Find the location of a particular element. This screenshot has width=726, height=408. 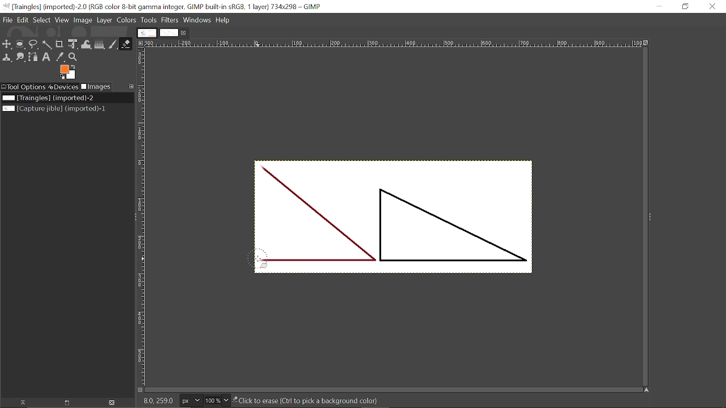

Close current tab is located at coordinates (184, 33).